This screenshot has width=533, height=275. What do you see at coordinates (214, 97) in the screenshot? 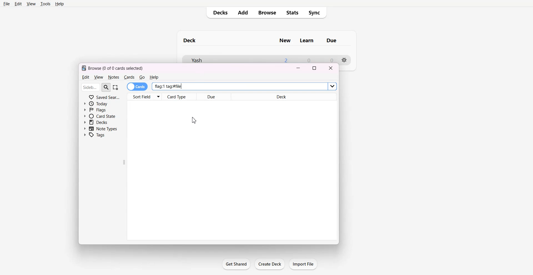
I see `Due` at bounding box center [214, 97].